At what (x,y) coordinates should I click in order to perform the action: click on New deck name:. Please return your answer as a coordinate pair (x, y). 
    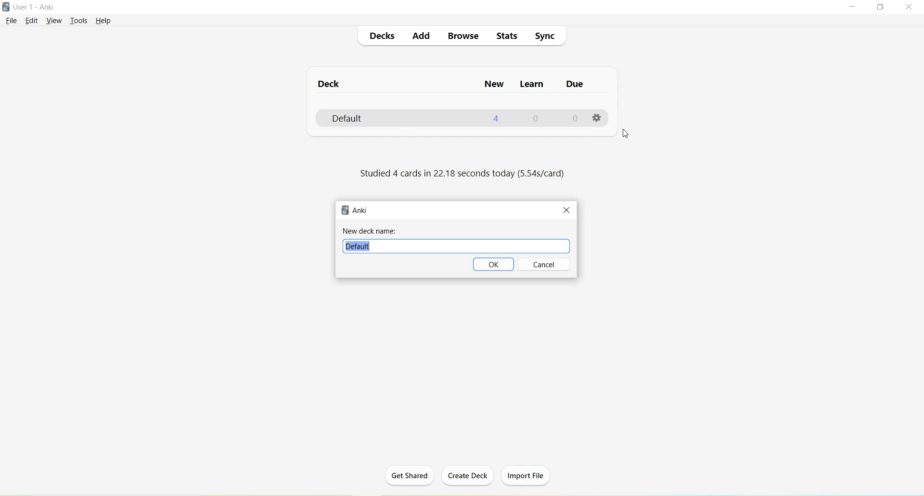
    Looking at the image, I should click on (370, 231).